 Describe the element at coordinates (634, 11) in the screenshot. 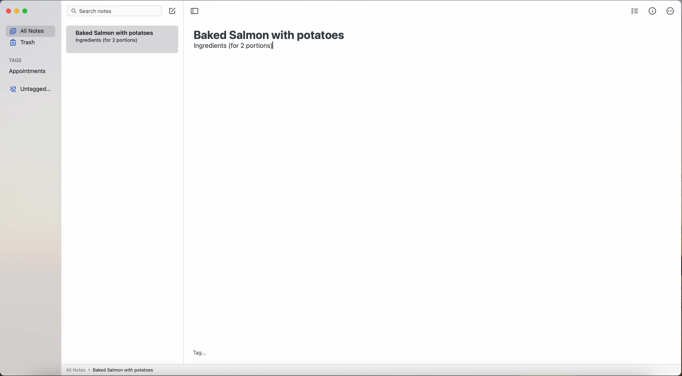

I see `check list` at that location.